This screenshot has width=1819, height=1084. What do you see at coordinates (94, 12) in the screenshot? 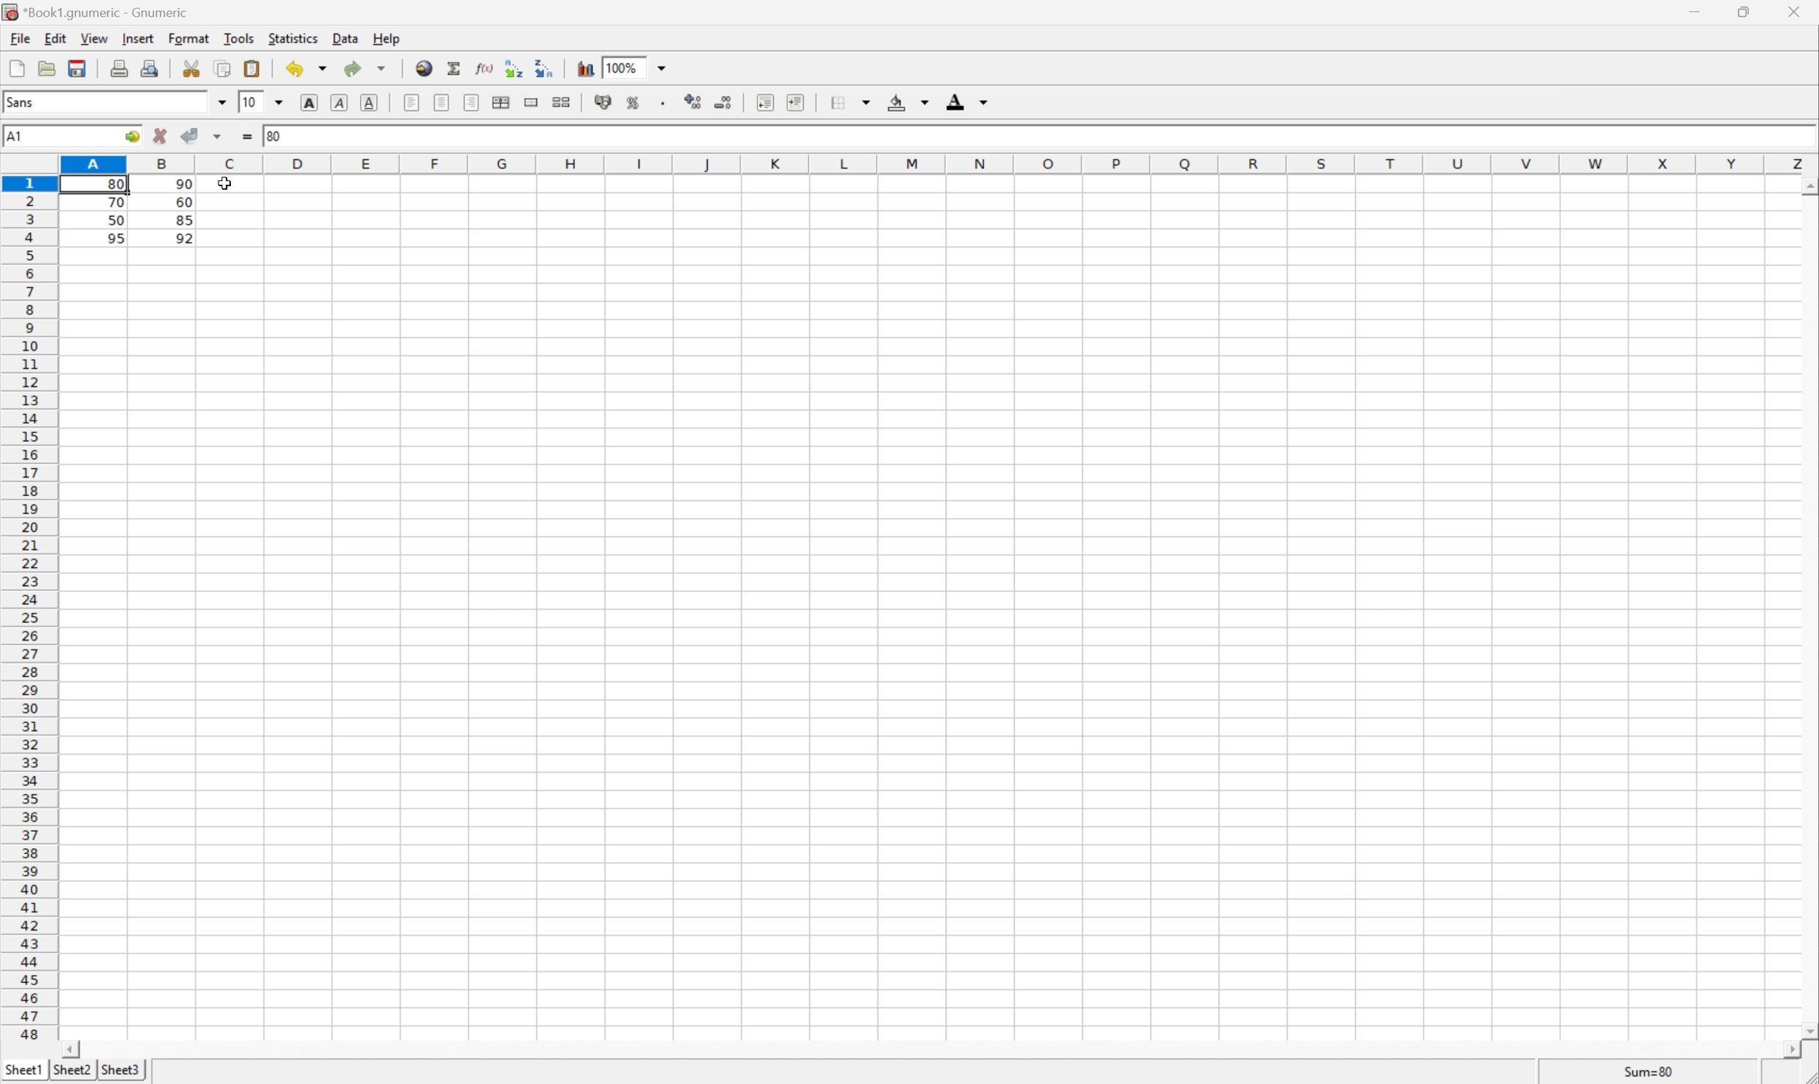
I see `*Book1.gnumeric - Gnumeric` at bounding box center [94, 12].